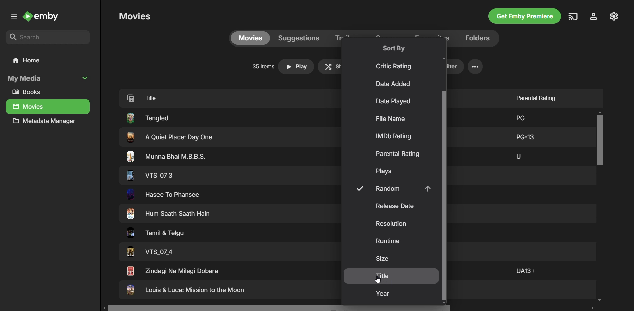 The image size is (634, 311). Describe the element at coordinates (382, 259) in the screenshot. I see `Size` at that location.